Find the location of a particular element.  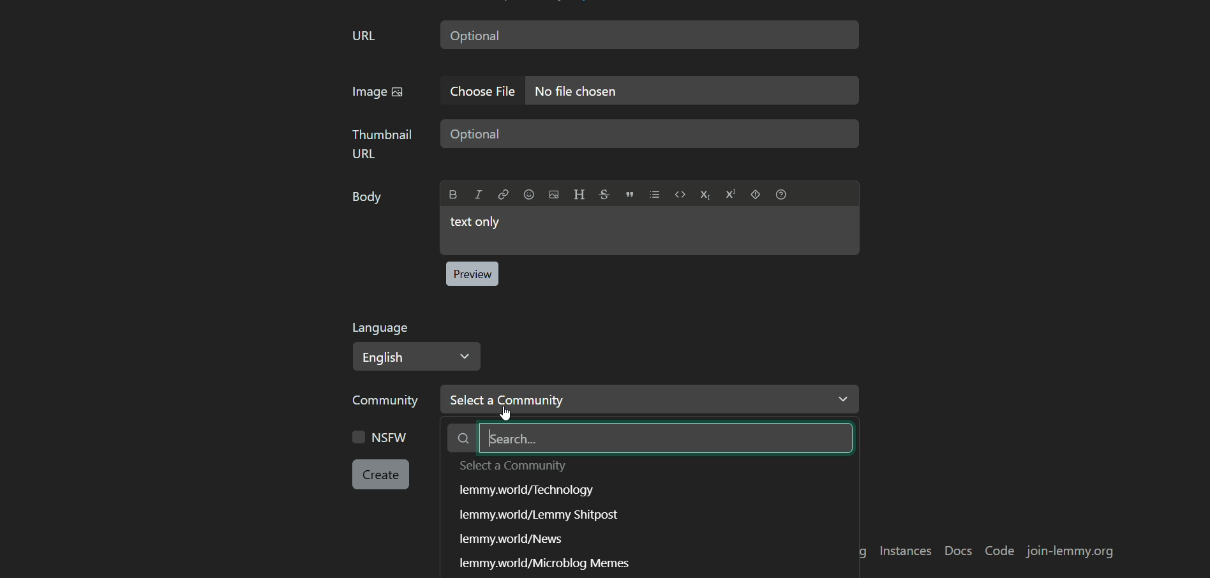

choose file is located at coordinates (485, 91).